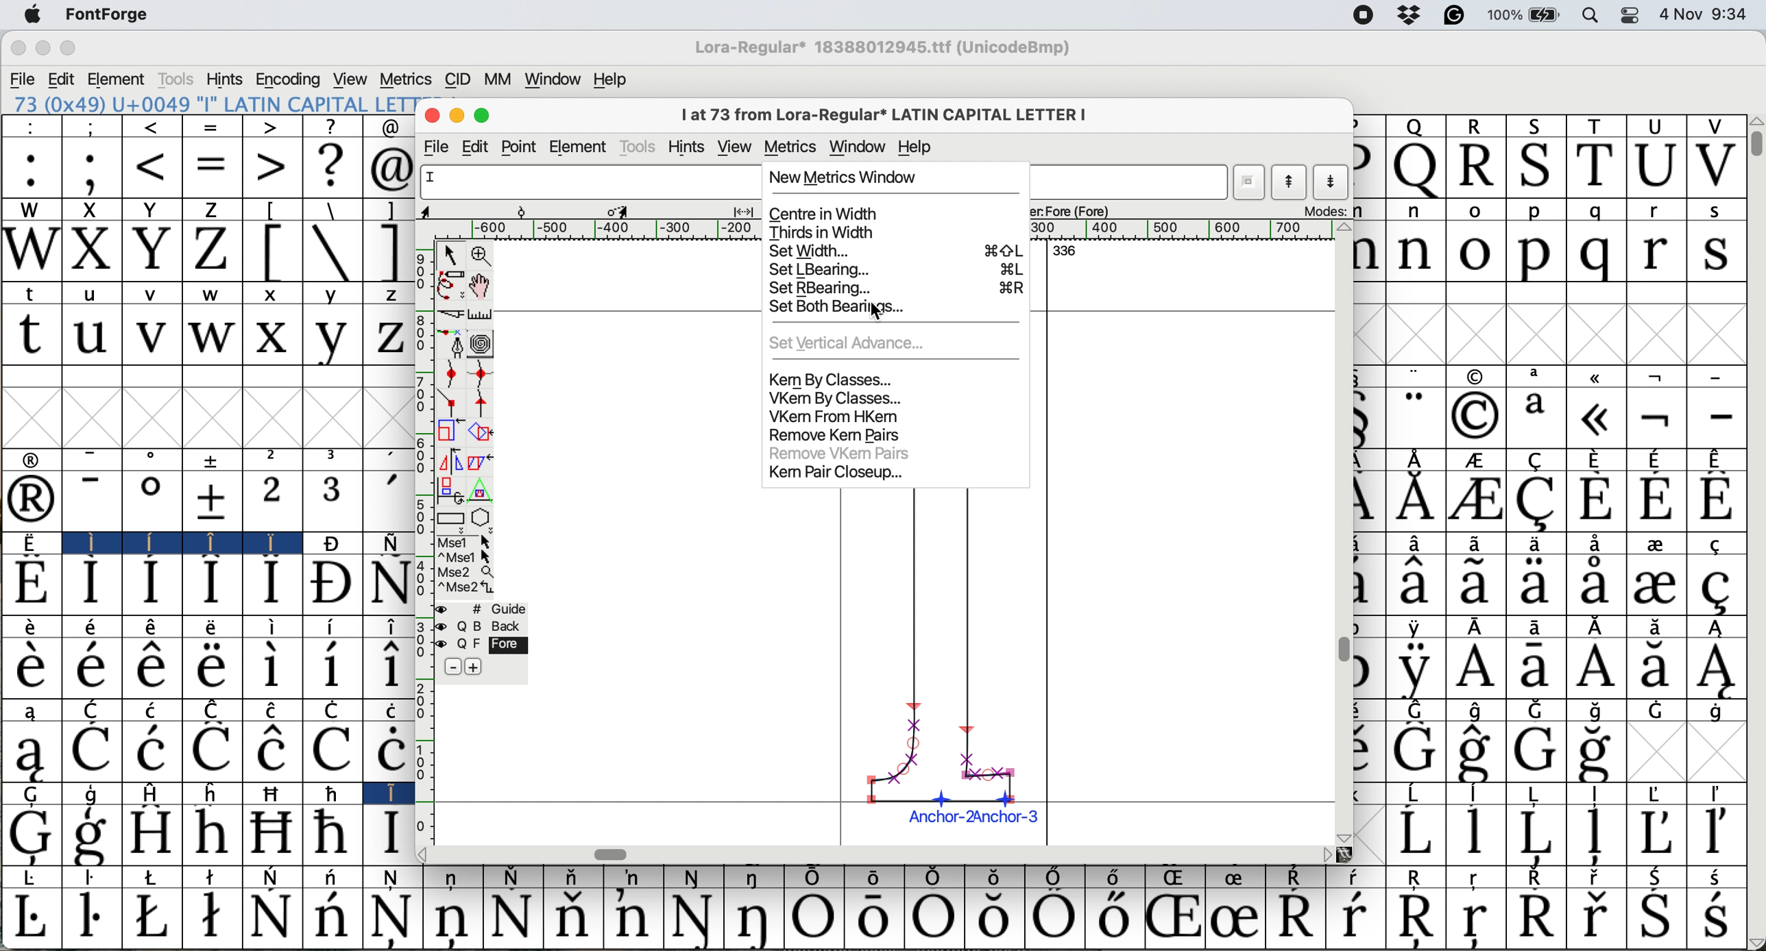 Image resolution: width=1766 pixels, height=951 pixels. Describe the element at coordinates (1593, 584) in the screenshot. I see `Symbol` at that location.